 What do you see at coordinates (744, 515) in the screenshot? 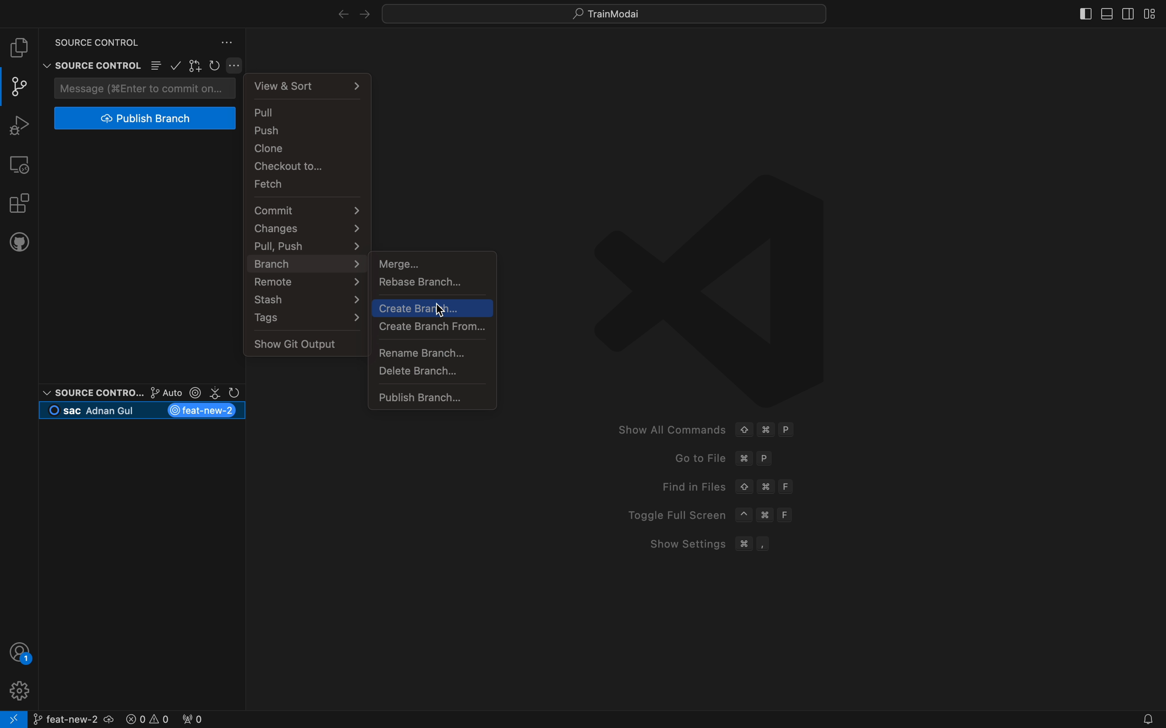
I see `^` at bounding box center [744, 515].